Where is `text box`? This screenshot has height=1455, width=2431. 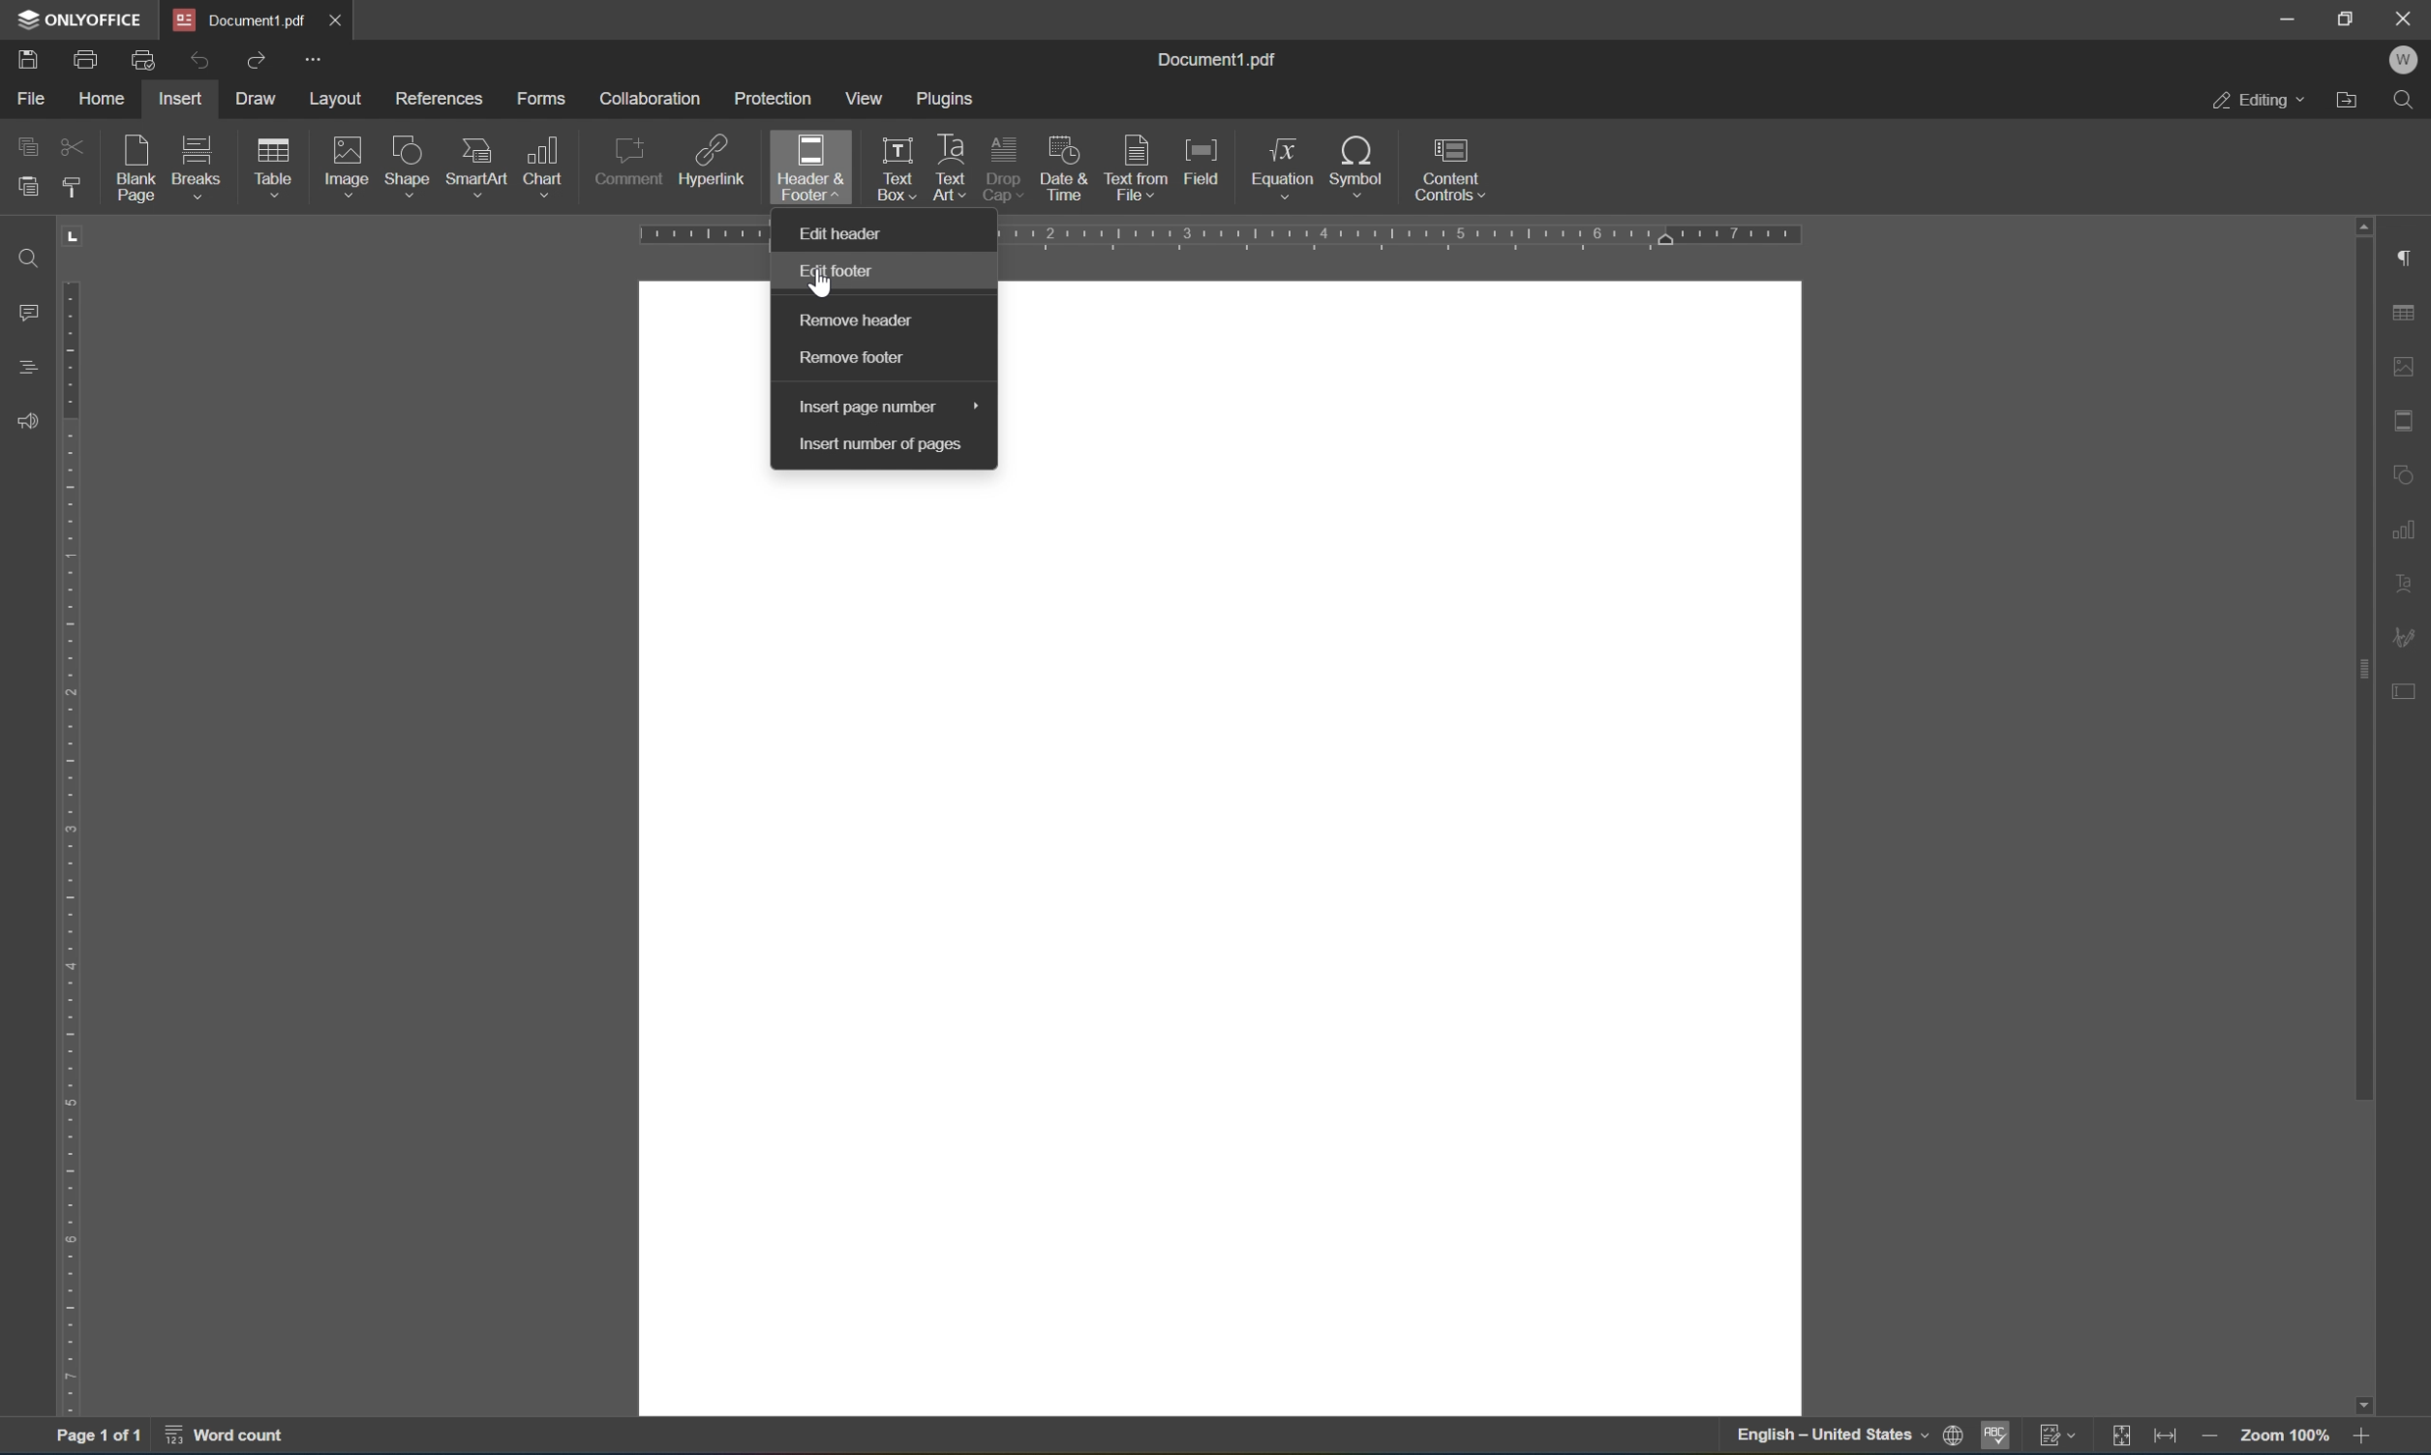 text box is located at coordinates (892, 150).